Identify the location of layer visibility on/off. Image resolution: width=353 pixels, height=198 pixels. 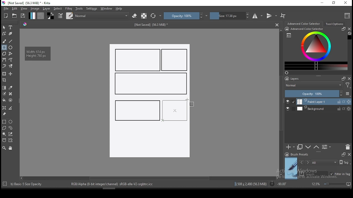
(290, 102).